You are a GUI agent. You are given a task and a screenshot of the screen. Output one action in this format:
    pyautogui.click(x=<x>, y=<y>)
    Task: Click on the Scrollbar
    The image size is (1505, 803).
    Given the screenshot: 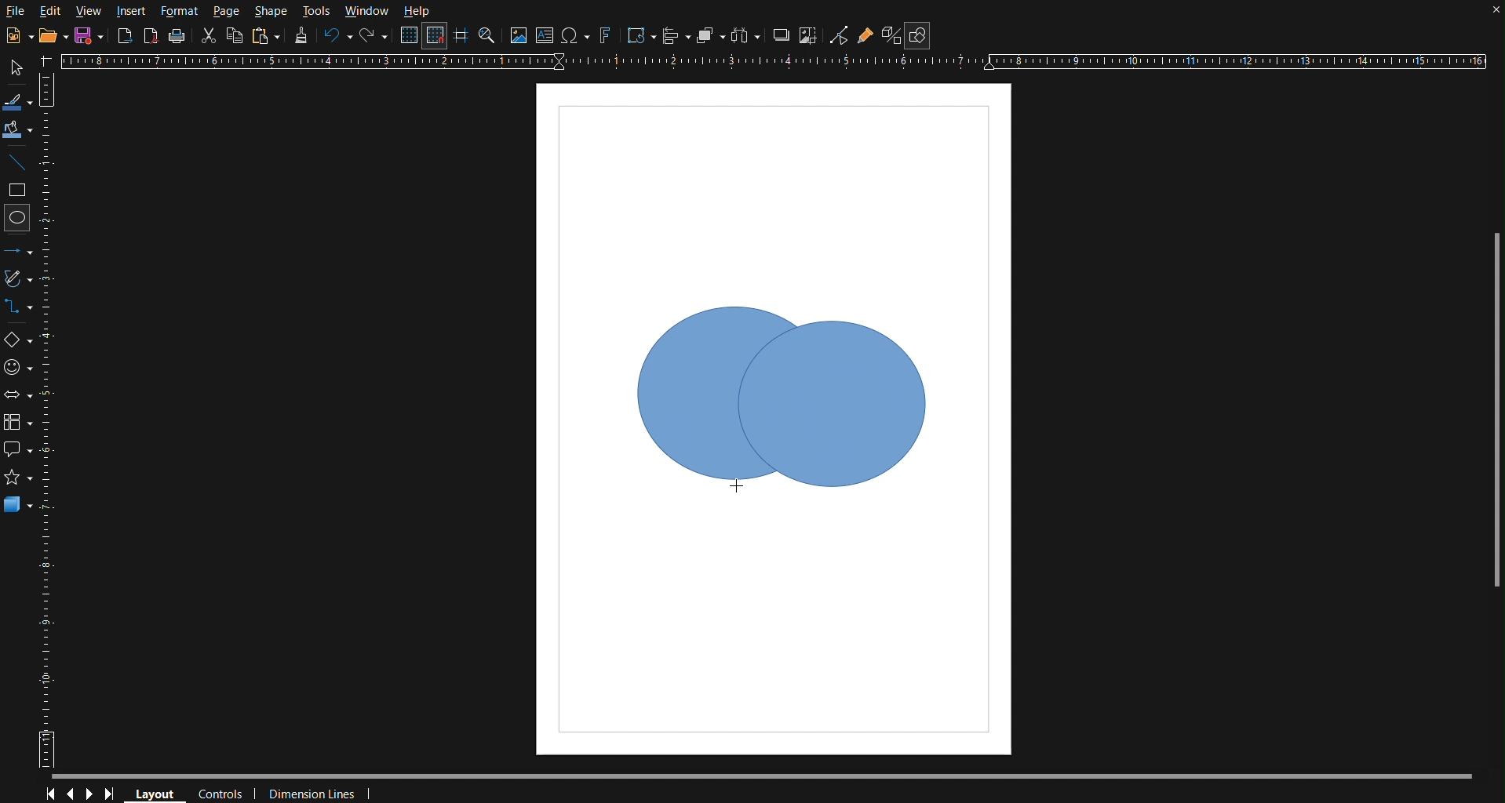 What is the action you would take?
    pyautogui.click(x=774, y=772)
    